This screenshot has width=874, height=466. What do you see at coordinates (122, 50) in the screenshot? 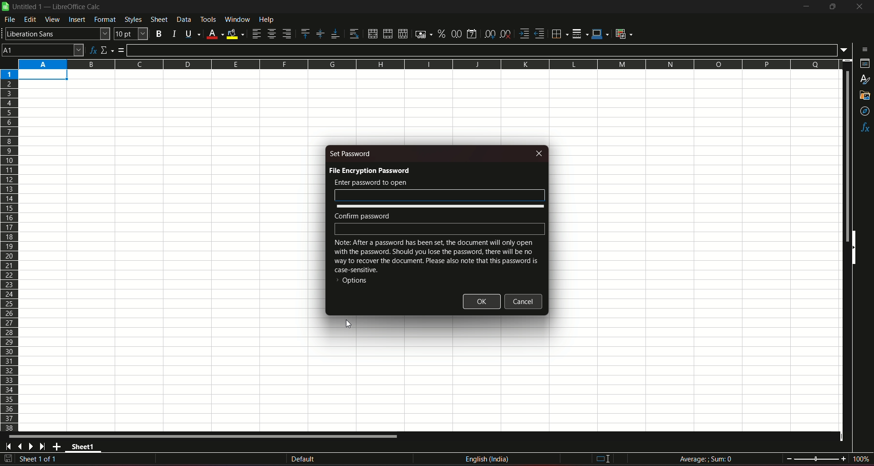
I see `formula` at bounding box center [122, 50].